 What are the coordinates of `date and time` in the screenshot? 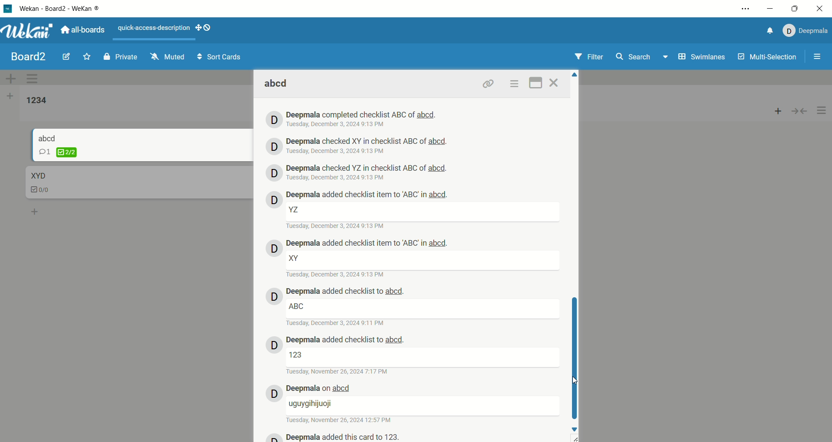 It's located at (341, 420).